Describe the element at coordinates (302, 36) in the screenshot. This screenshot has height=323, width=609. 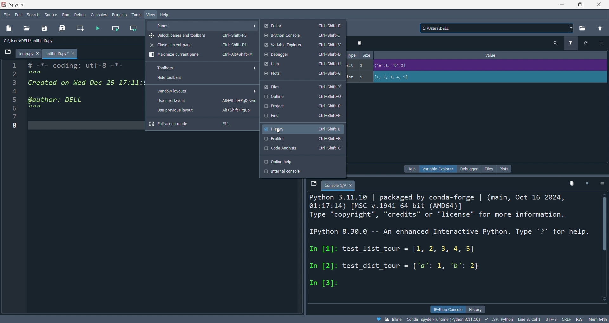
I see `ipython console` at that location.